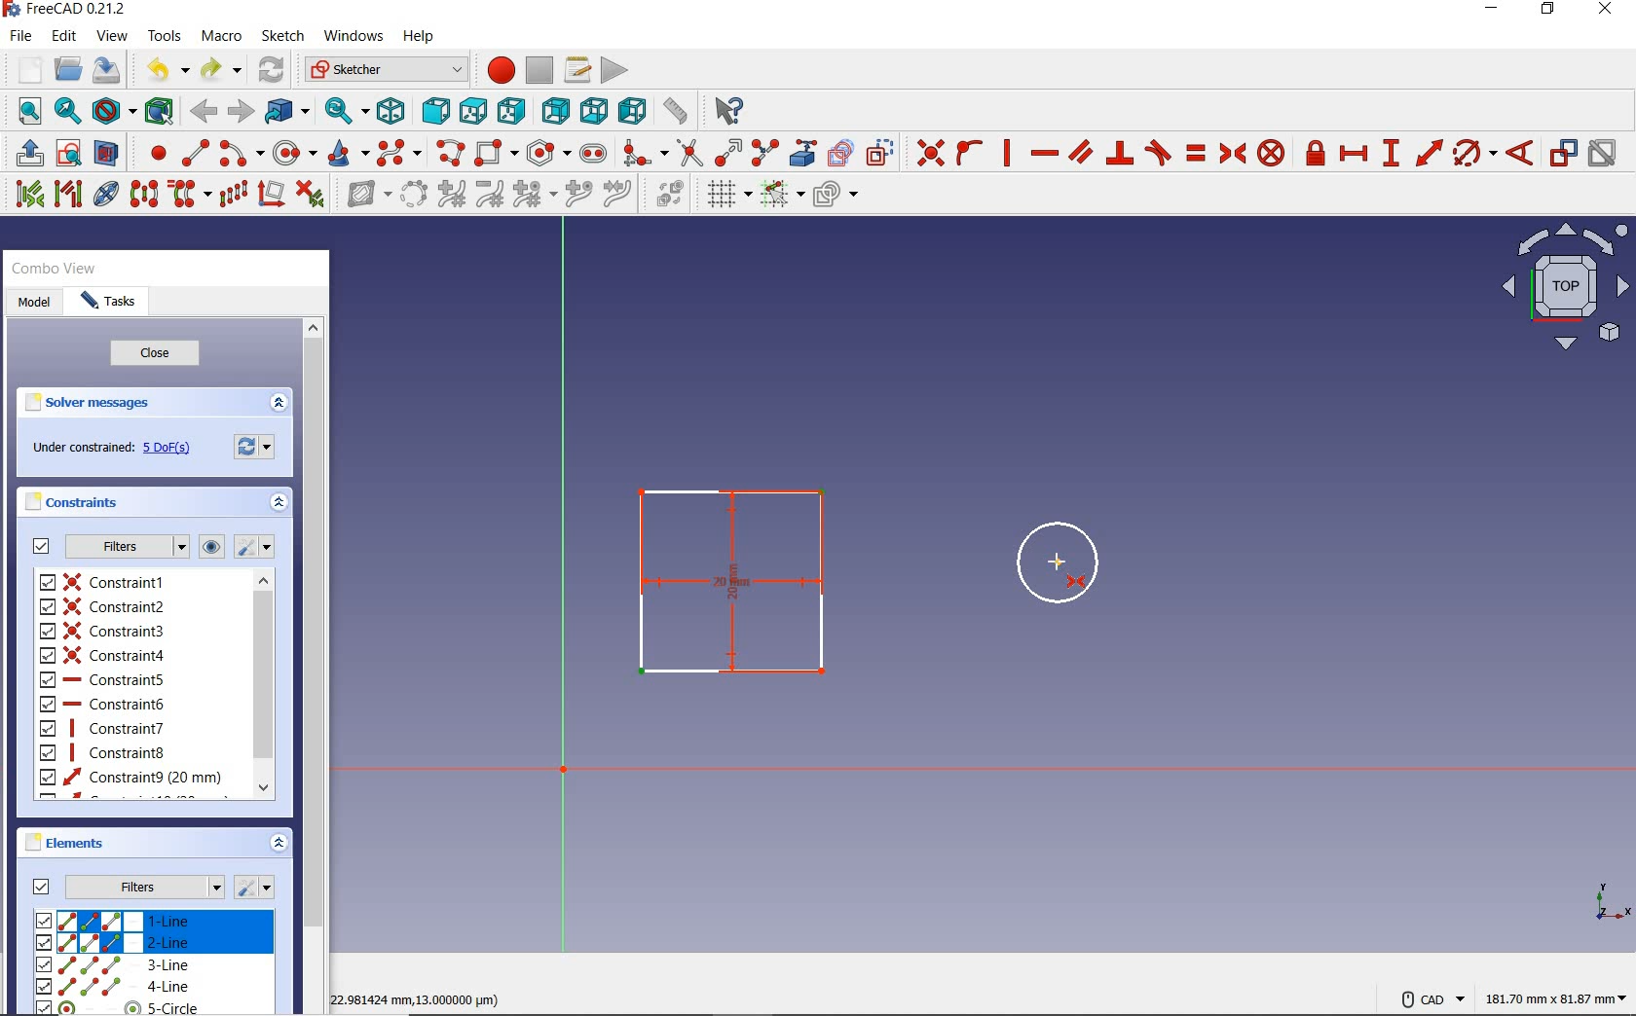  What do you see at coordinates (420, 37) in the screenshot?
I see `help` at bounding box center [420, 37].